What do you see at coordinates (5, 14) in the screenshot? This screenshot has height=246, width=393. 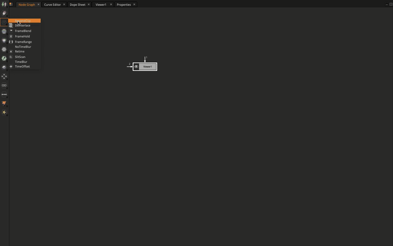 I see `Draw` at bounding box center [5, 14].